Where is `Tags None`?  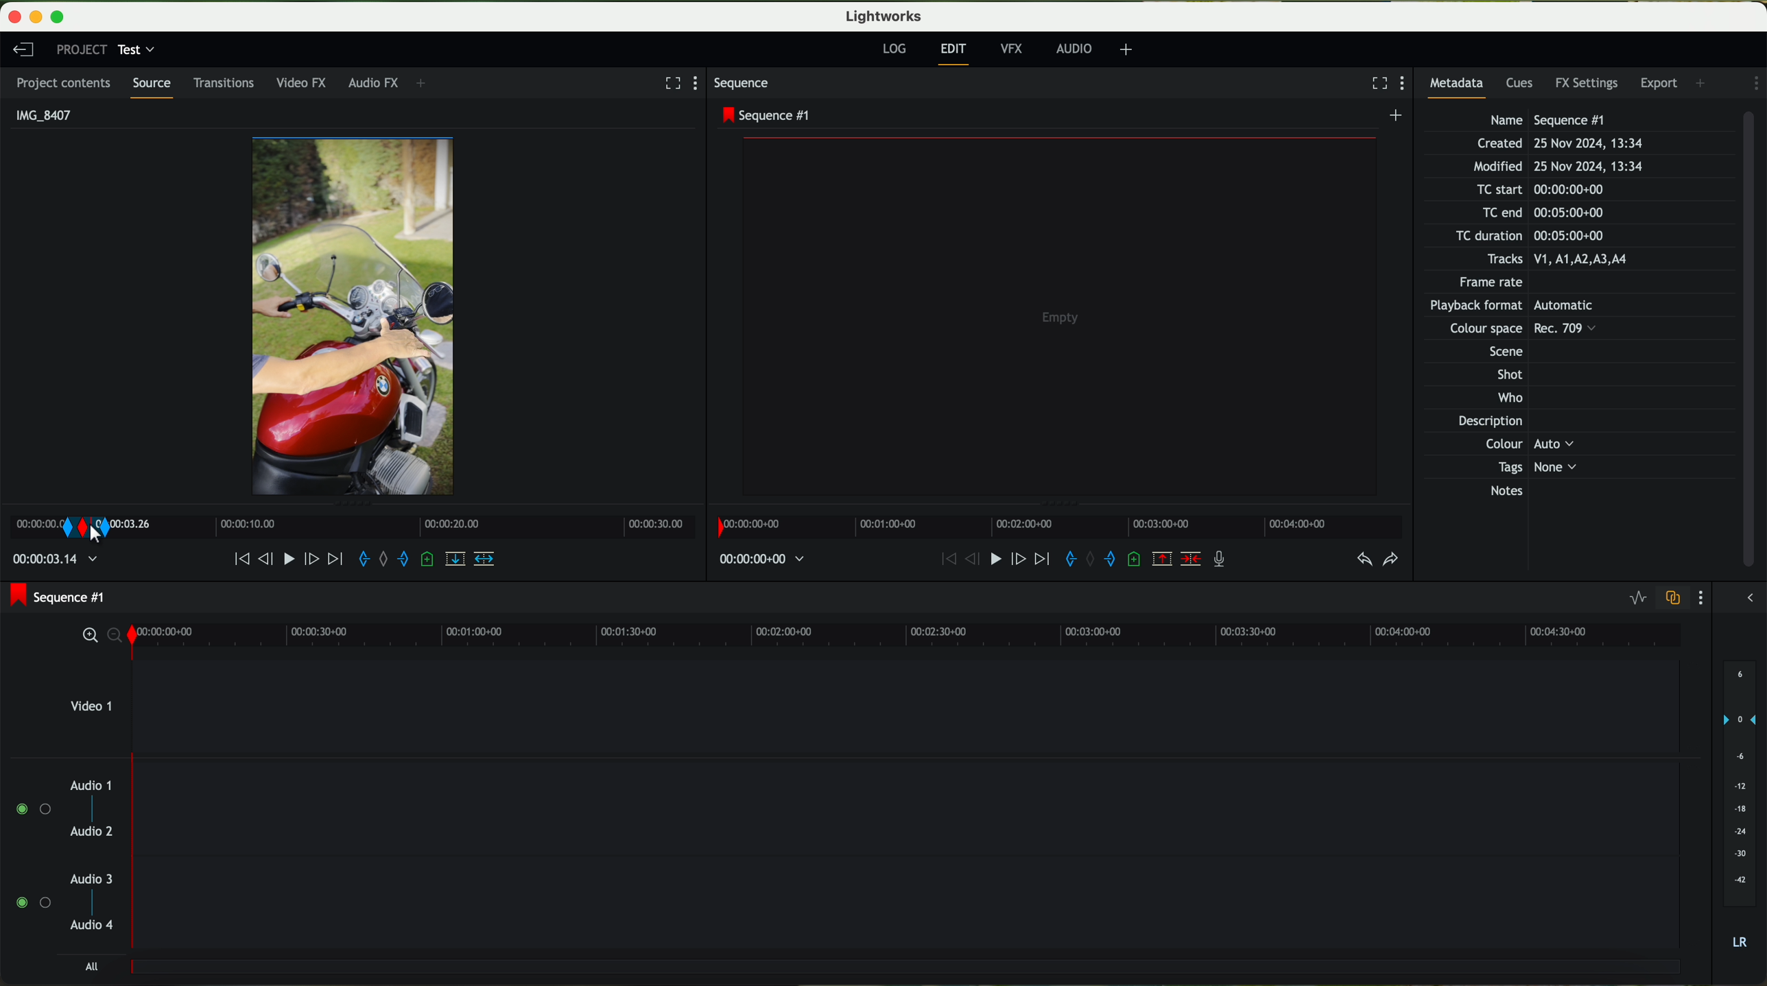
Tags None is located at coordinates (1533, 467).